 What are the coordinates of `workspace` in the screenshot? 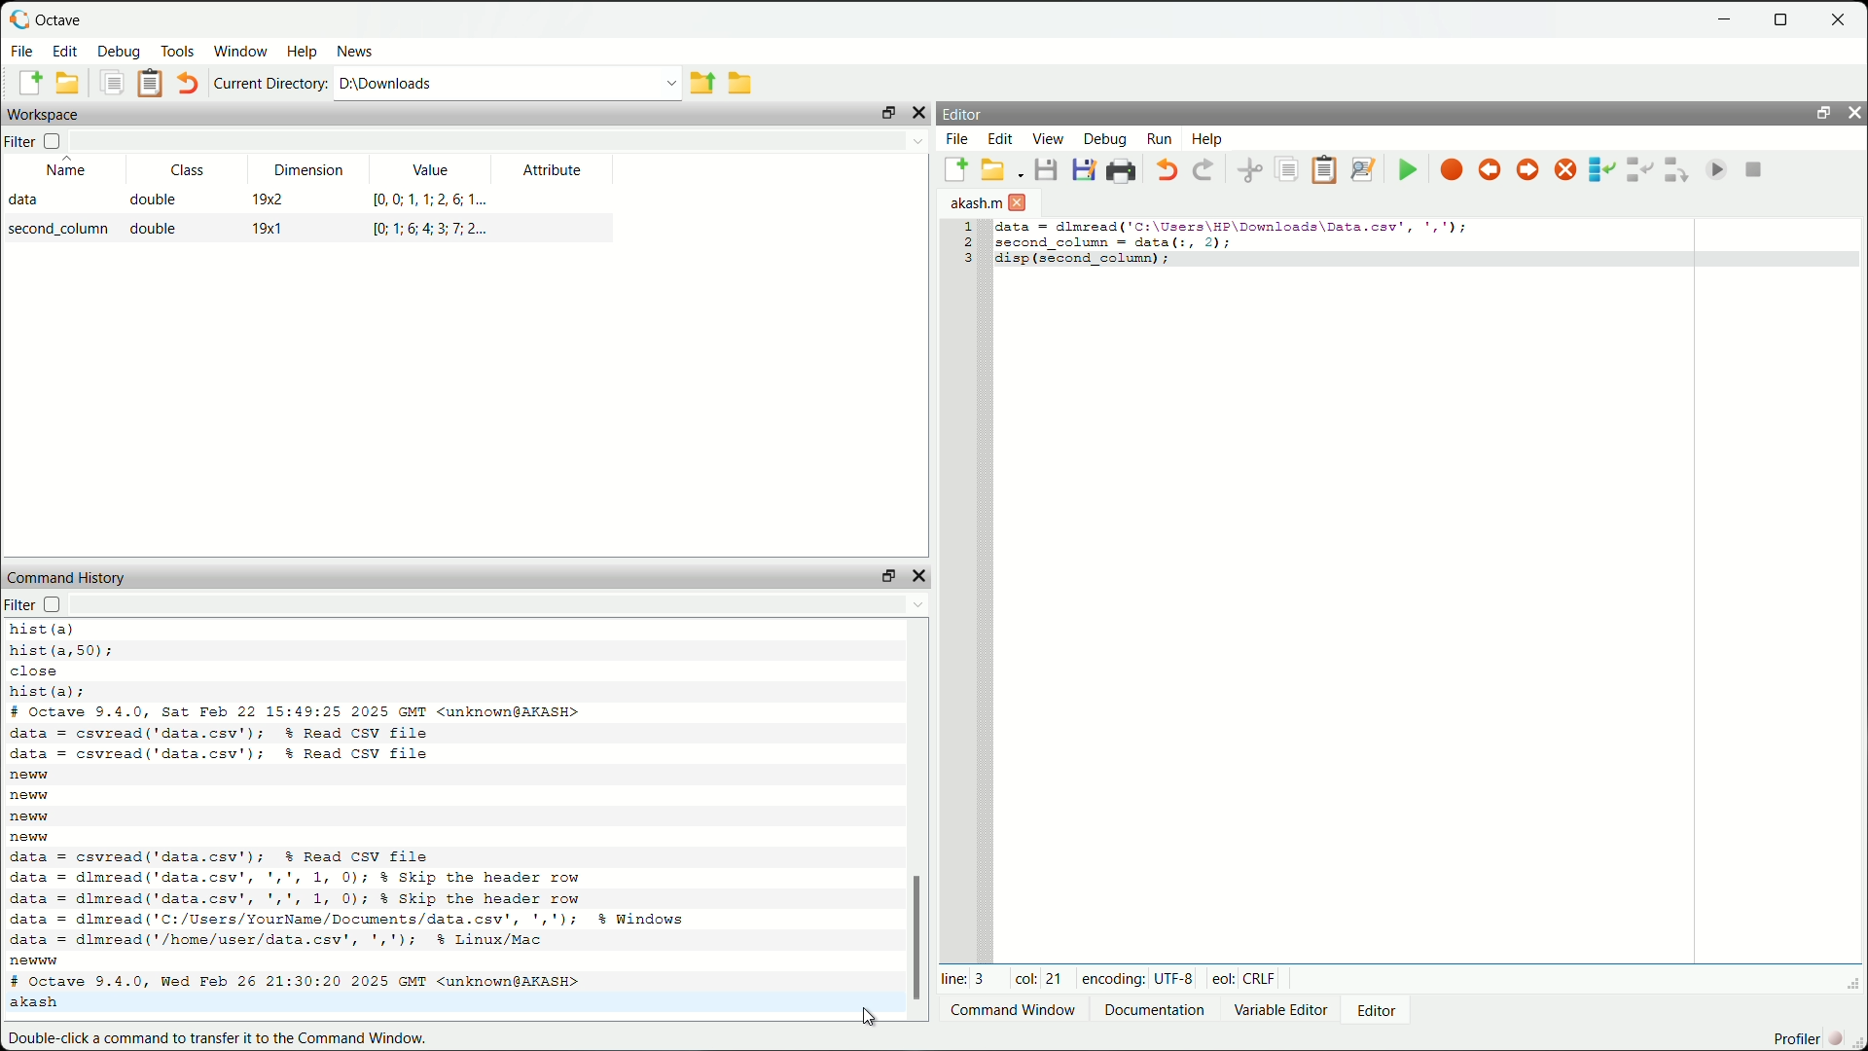 It's located at (43, 117).